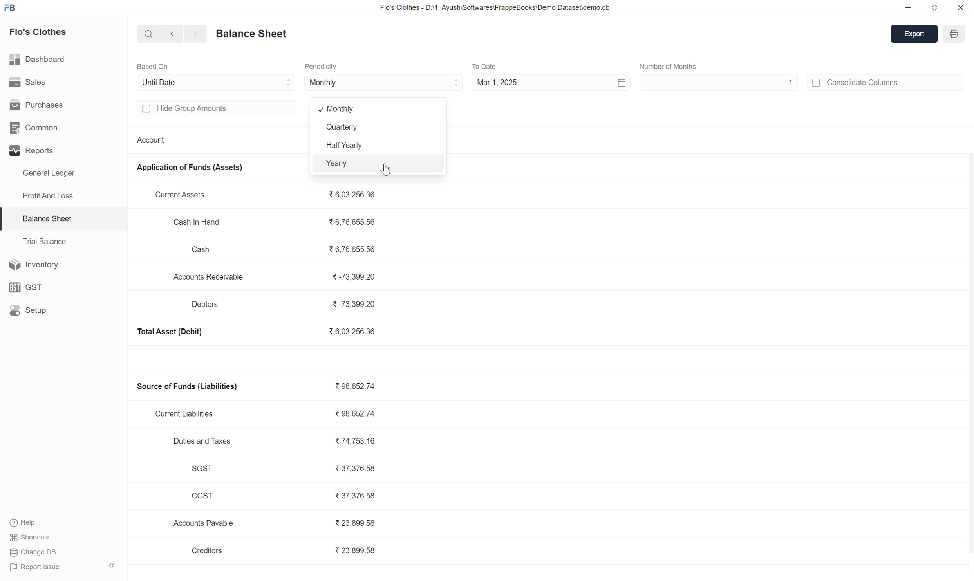 The height and width of the screenshot is (581, 974). I want to click on Cash, so click(201, 251).